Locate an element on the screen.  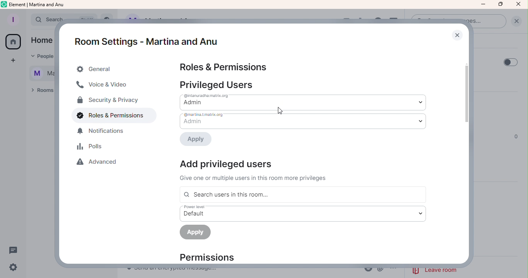
Add privileged users is located at coordinates (259, 170).